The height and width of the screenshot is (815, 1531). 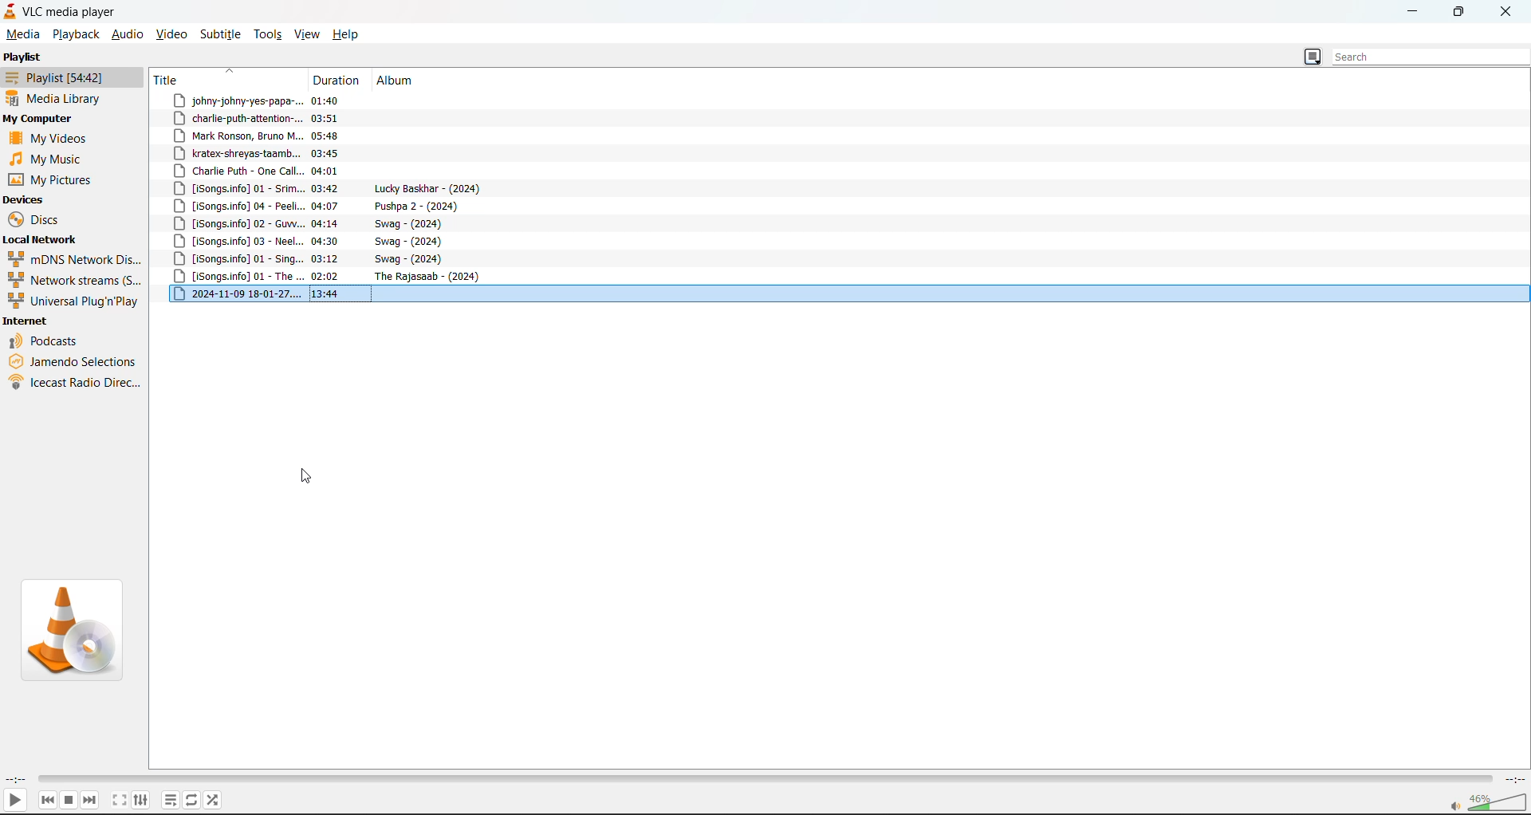 I want to click on media library, so click(x=56, y=97).